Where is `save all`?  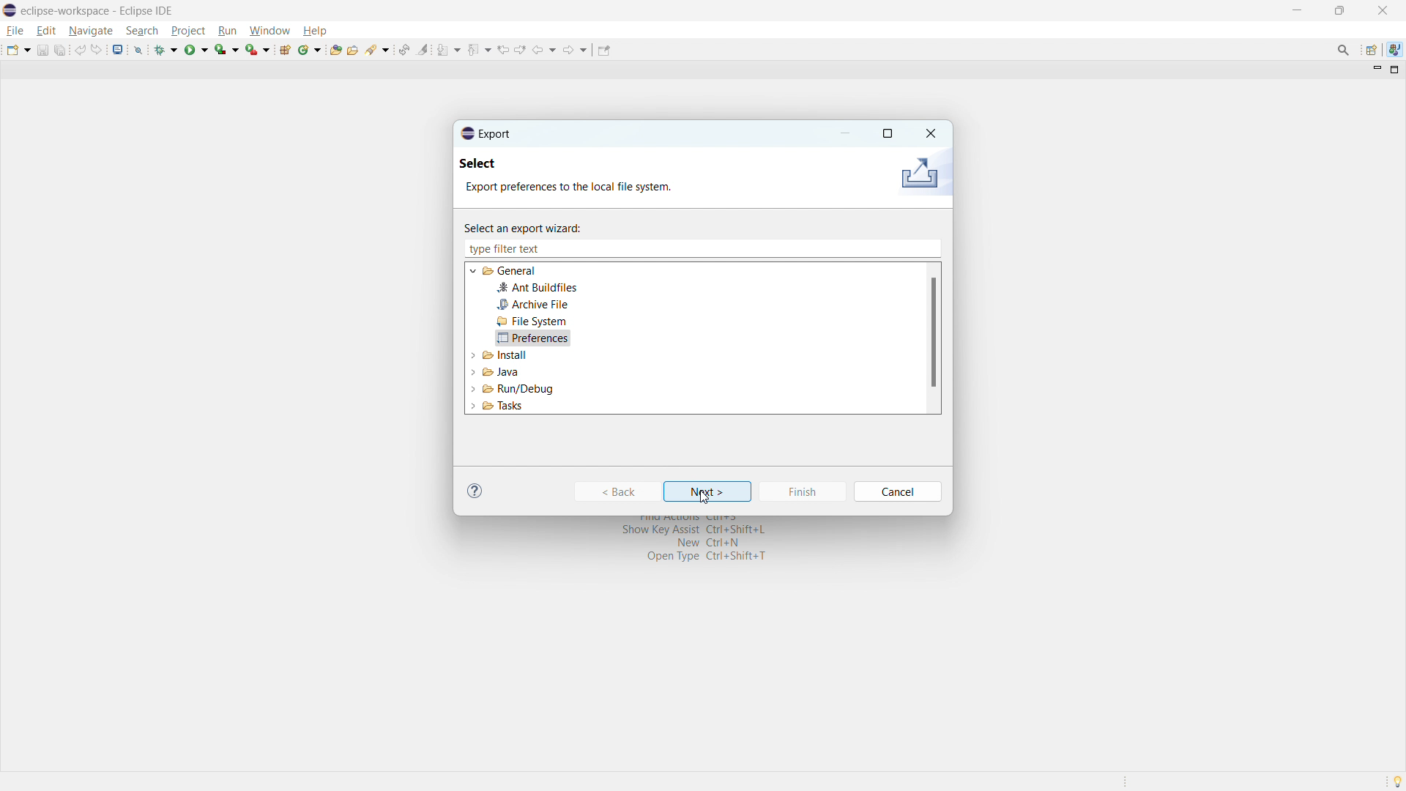
save all is located at coordinates (60, 50).